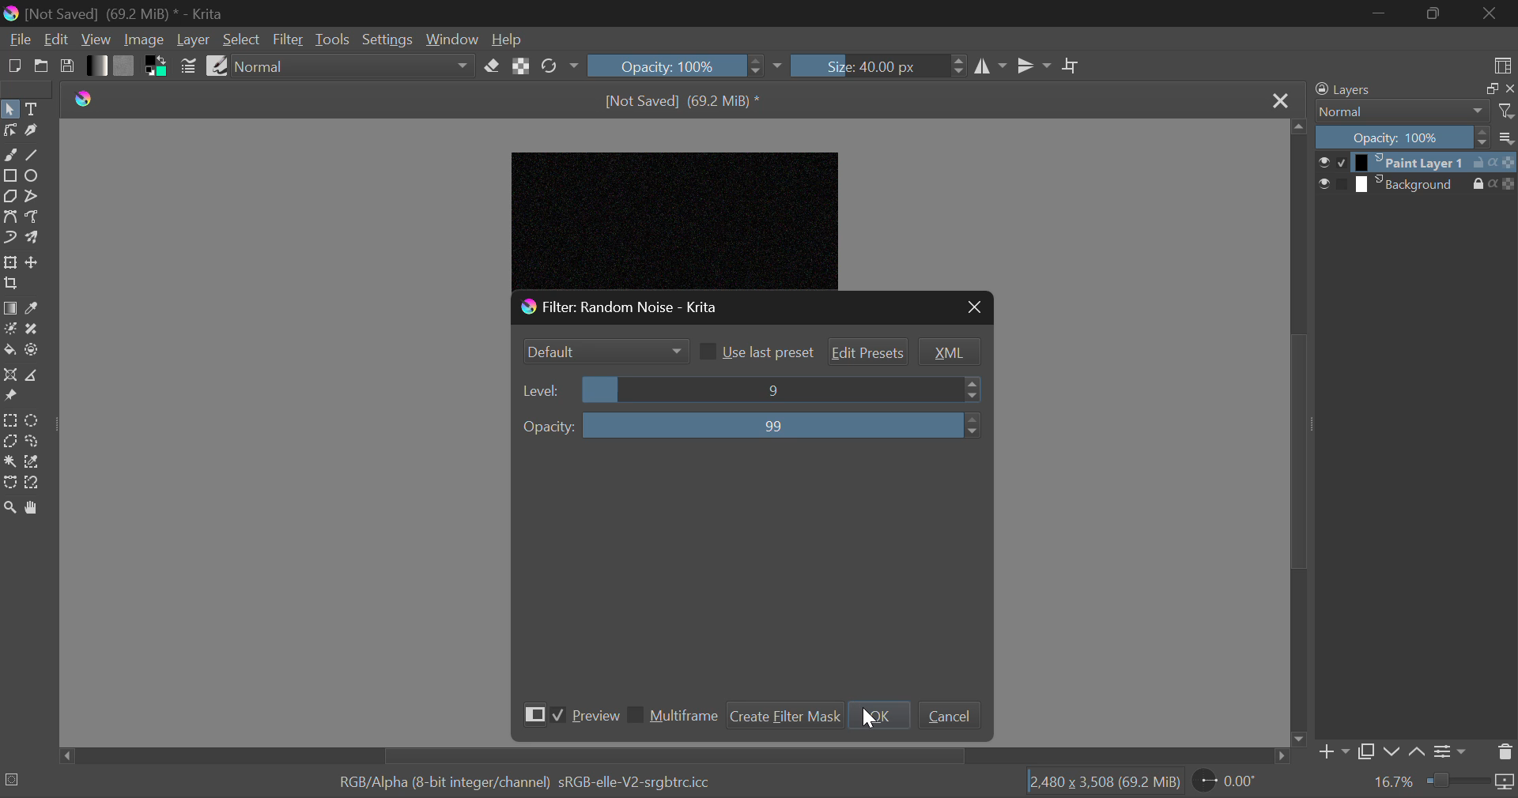  Describe the element at coordinates (1339, 163) in the screenshot. I see `checkbox` at that location.